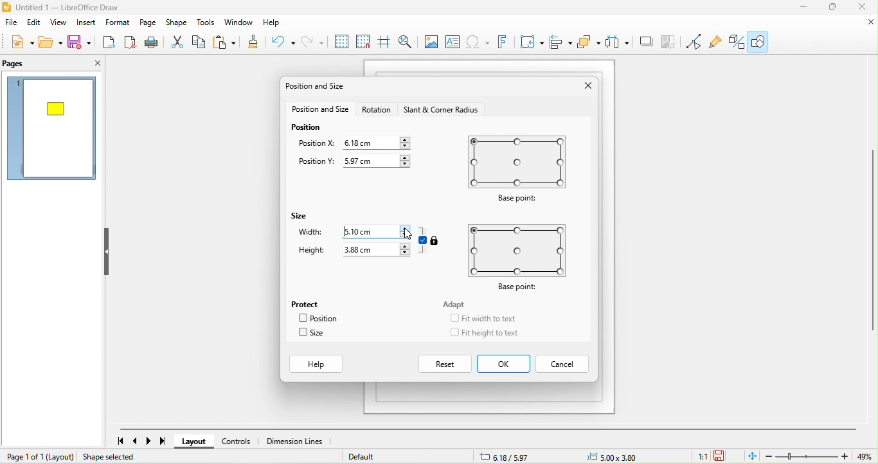 Image resolution: width=878 pixels, height=464 pixels. I want to click on special character, so click(479, 42).